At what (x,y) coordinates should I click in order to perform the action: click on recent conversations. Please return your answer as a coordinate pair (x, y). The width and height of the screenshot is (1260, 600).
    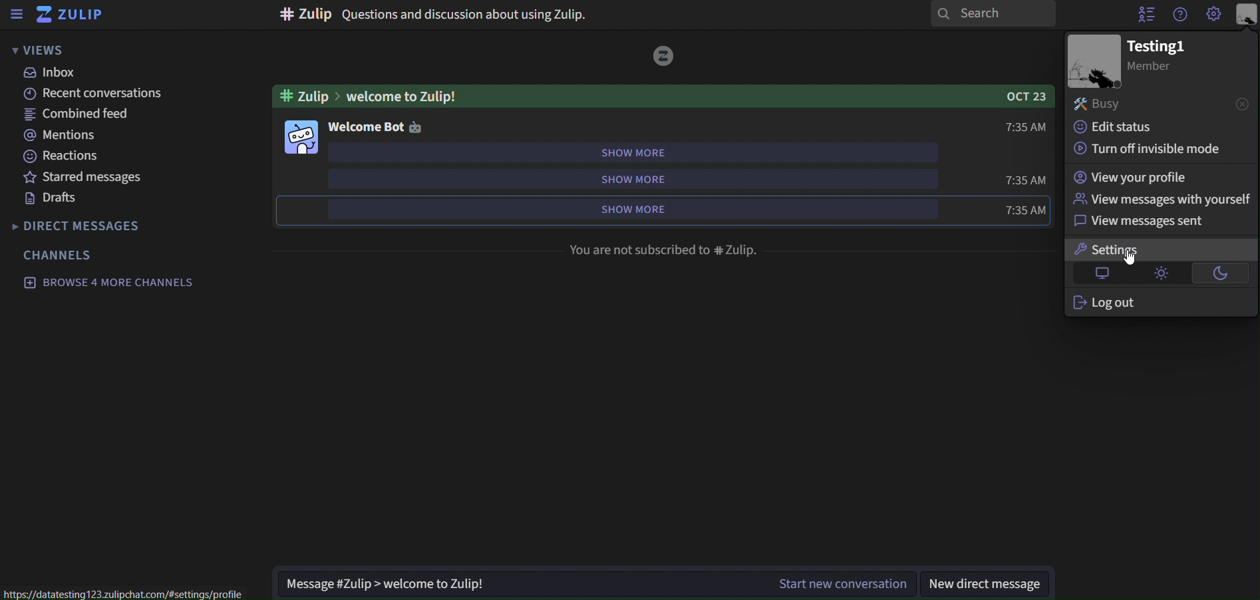
    Looking at the image, I should click on (90, 92).